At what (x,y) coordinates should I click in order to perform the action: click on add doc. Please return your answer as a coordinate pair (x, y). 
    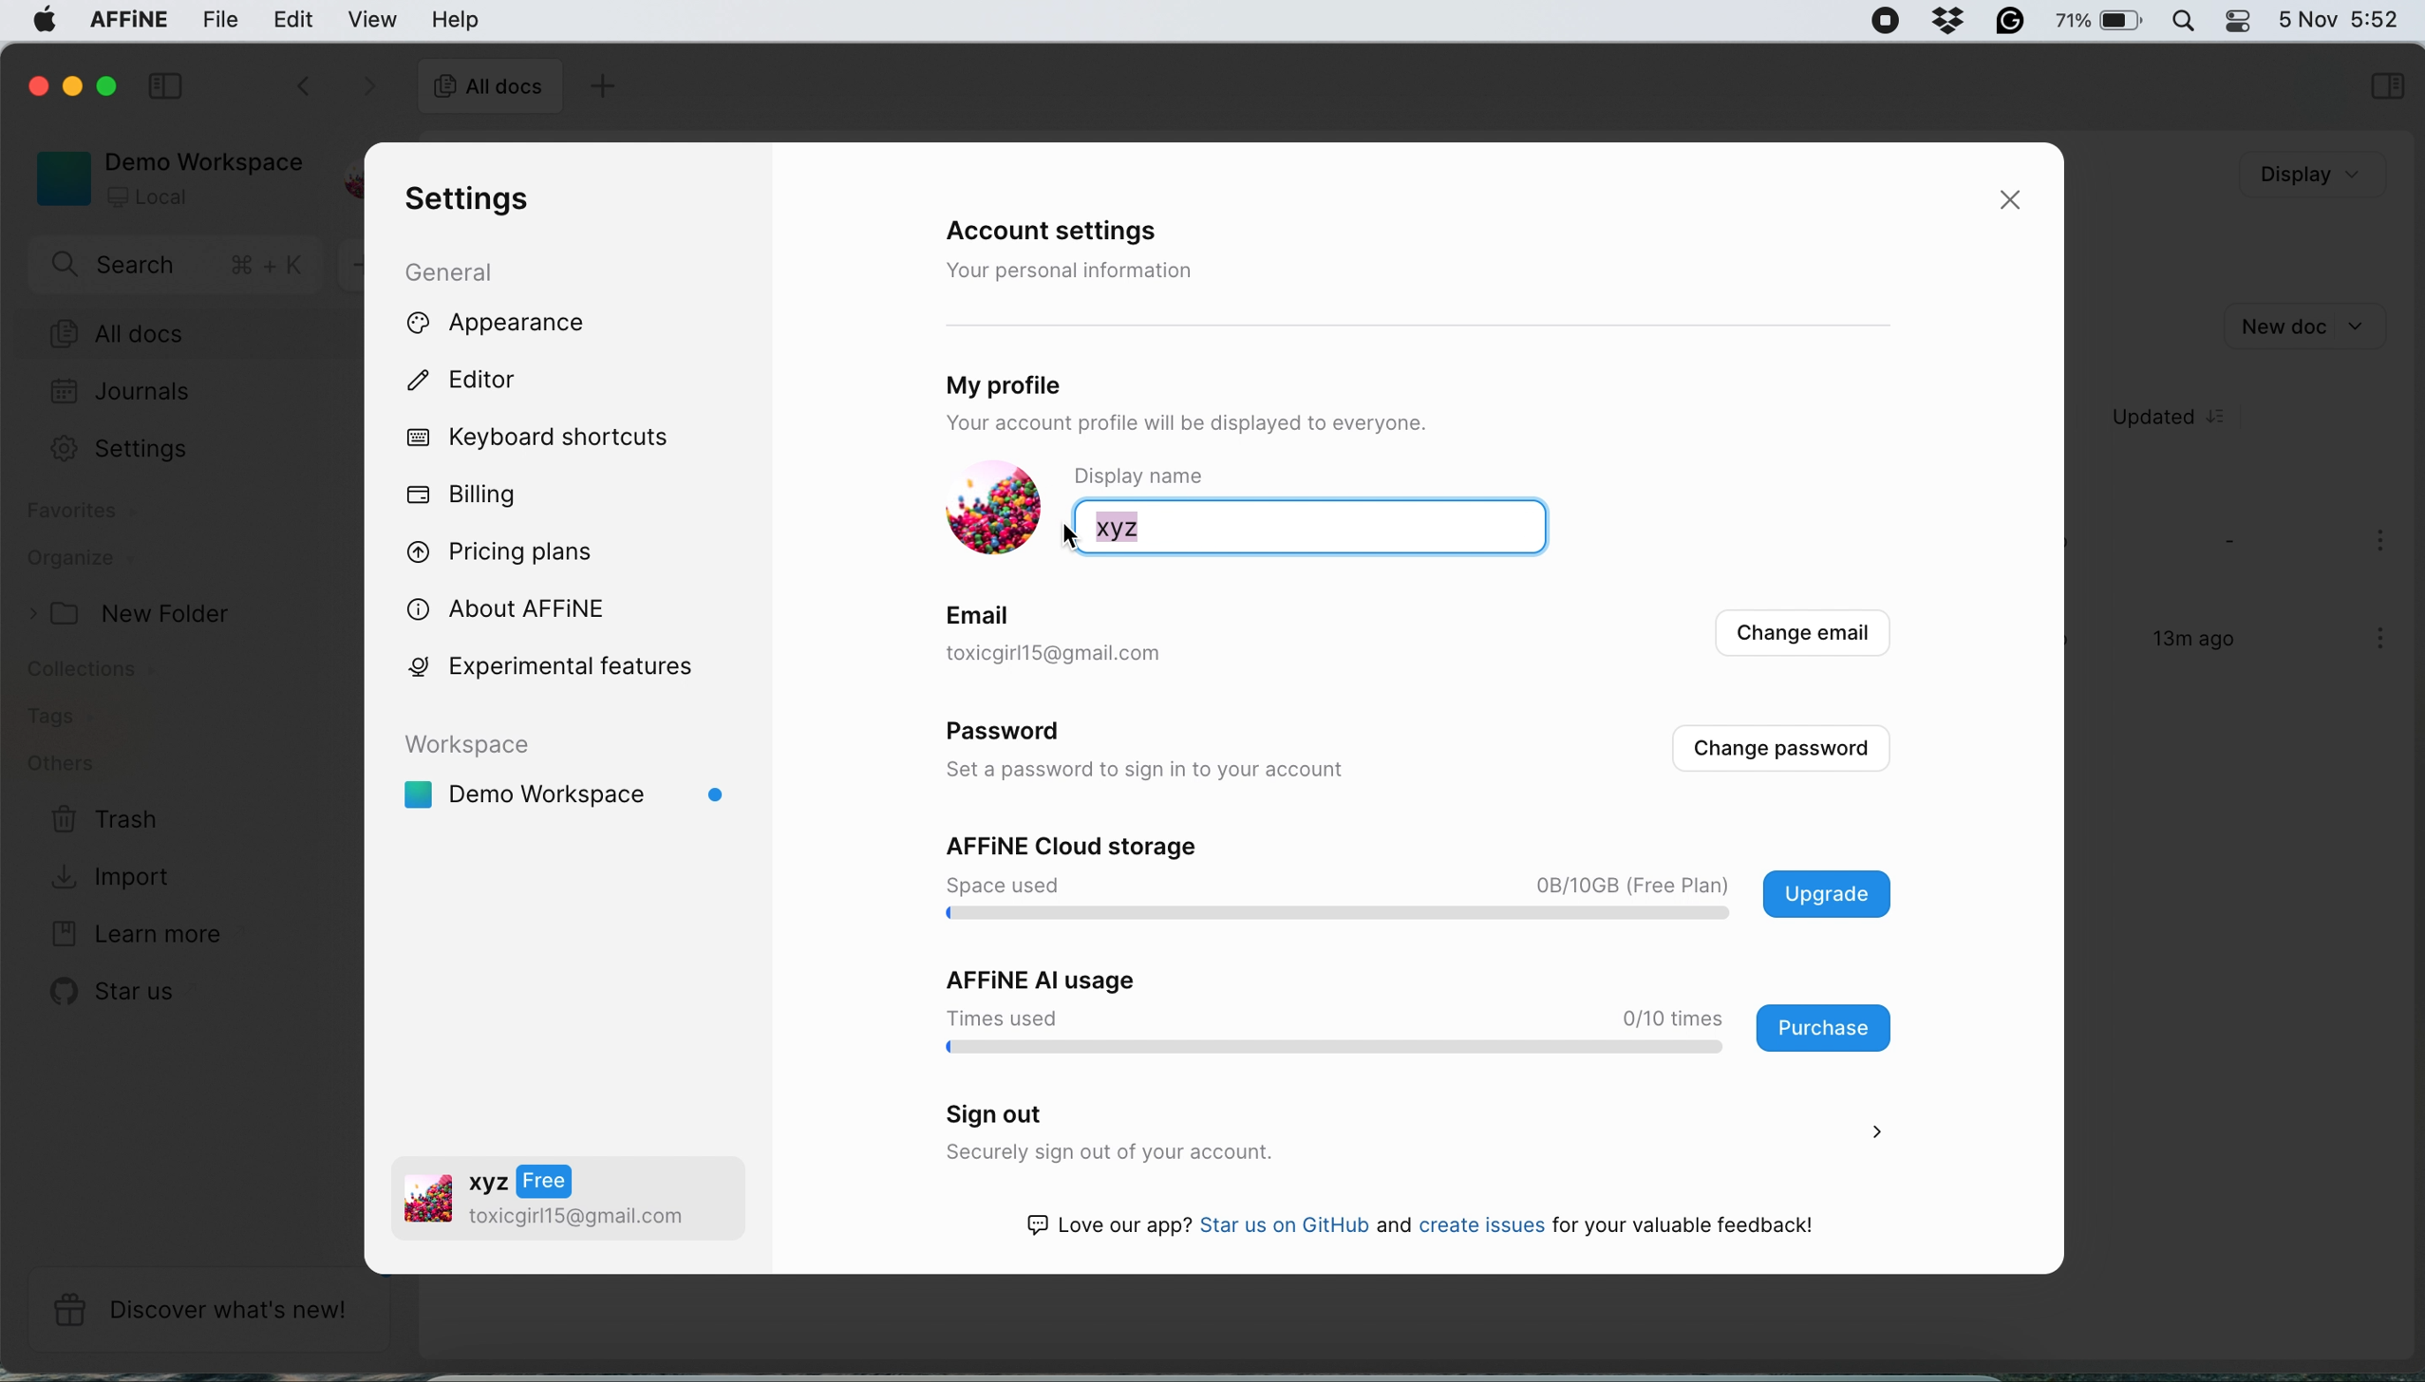
    Looking at the image, I should click on (599, 89).